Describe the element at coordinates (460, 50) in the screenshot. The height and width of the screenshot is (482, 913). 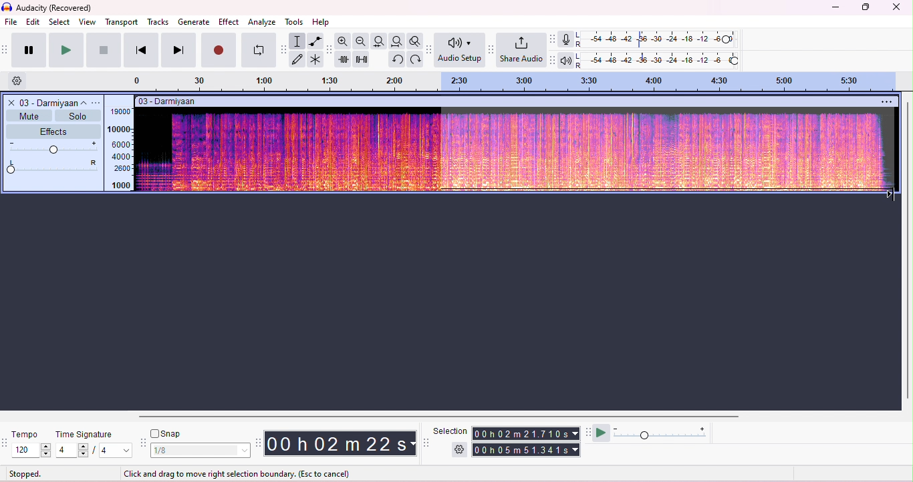
I see `audio setup` at that location.